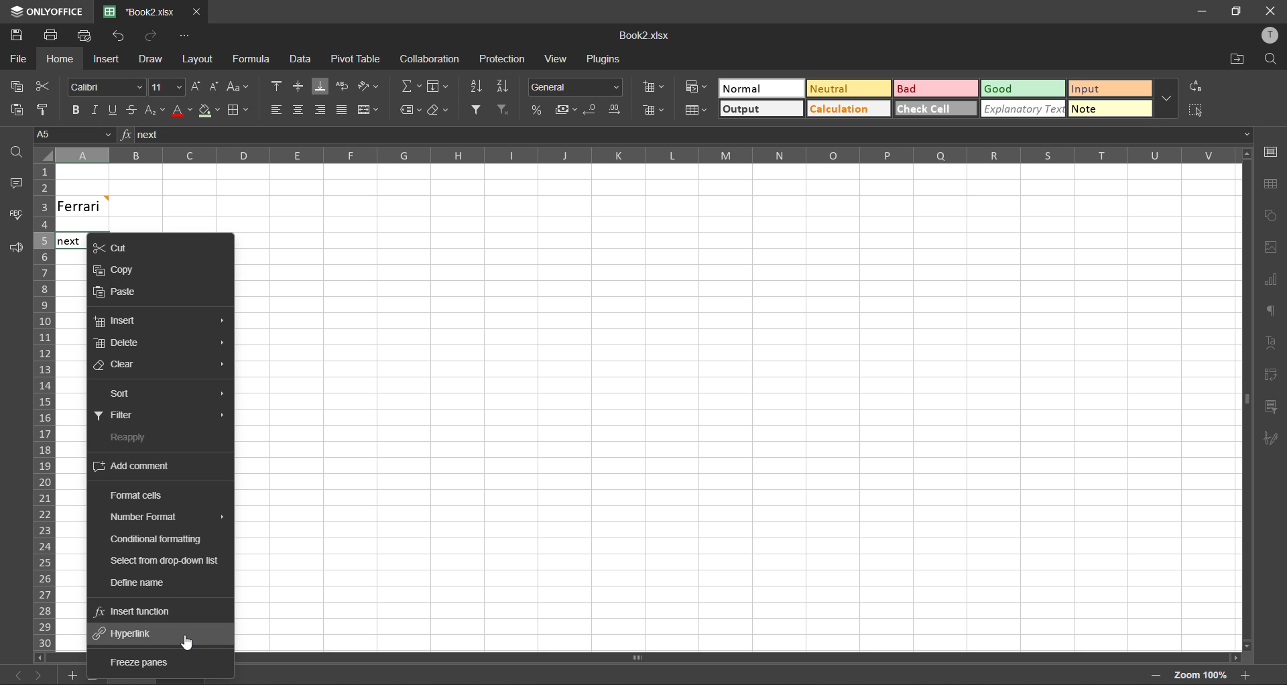 The height and width of the screenshot is (685, 1287). Describe the element at coordinates (685, 135) in the screenshot. I see `formula bar` at that location.